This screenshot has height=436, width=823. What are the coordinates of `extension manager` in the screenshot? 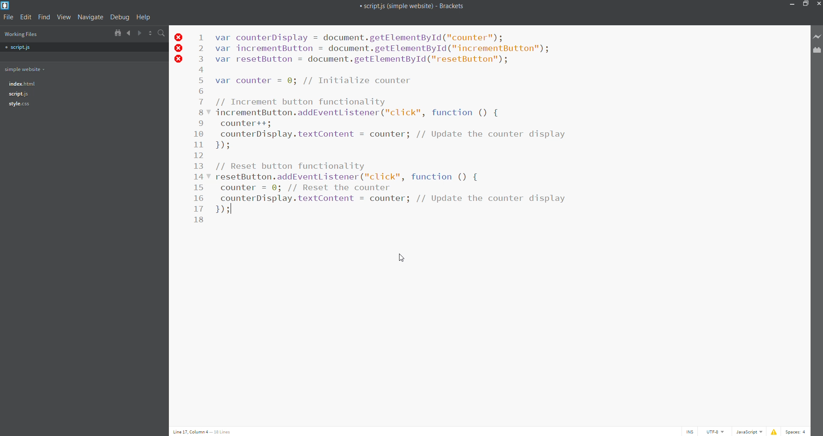 It's located at (817, 52).